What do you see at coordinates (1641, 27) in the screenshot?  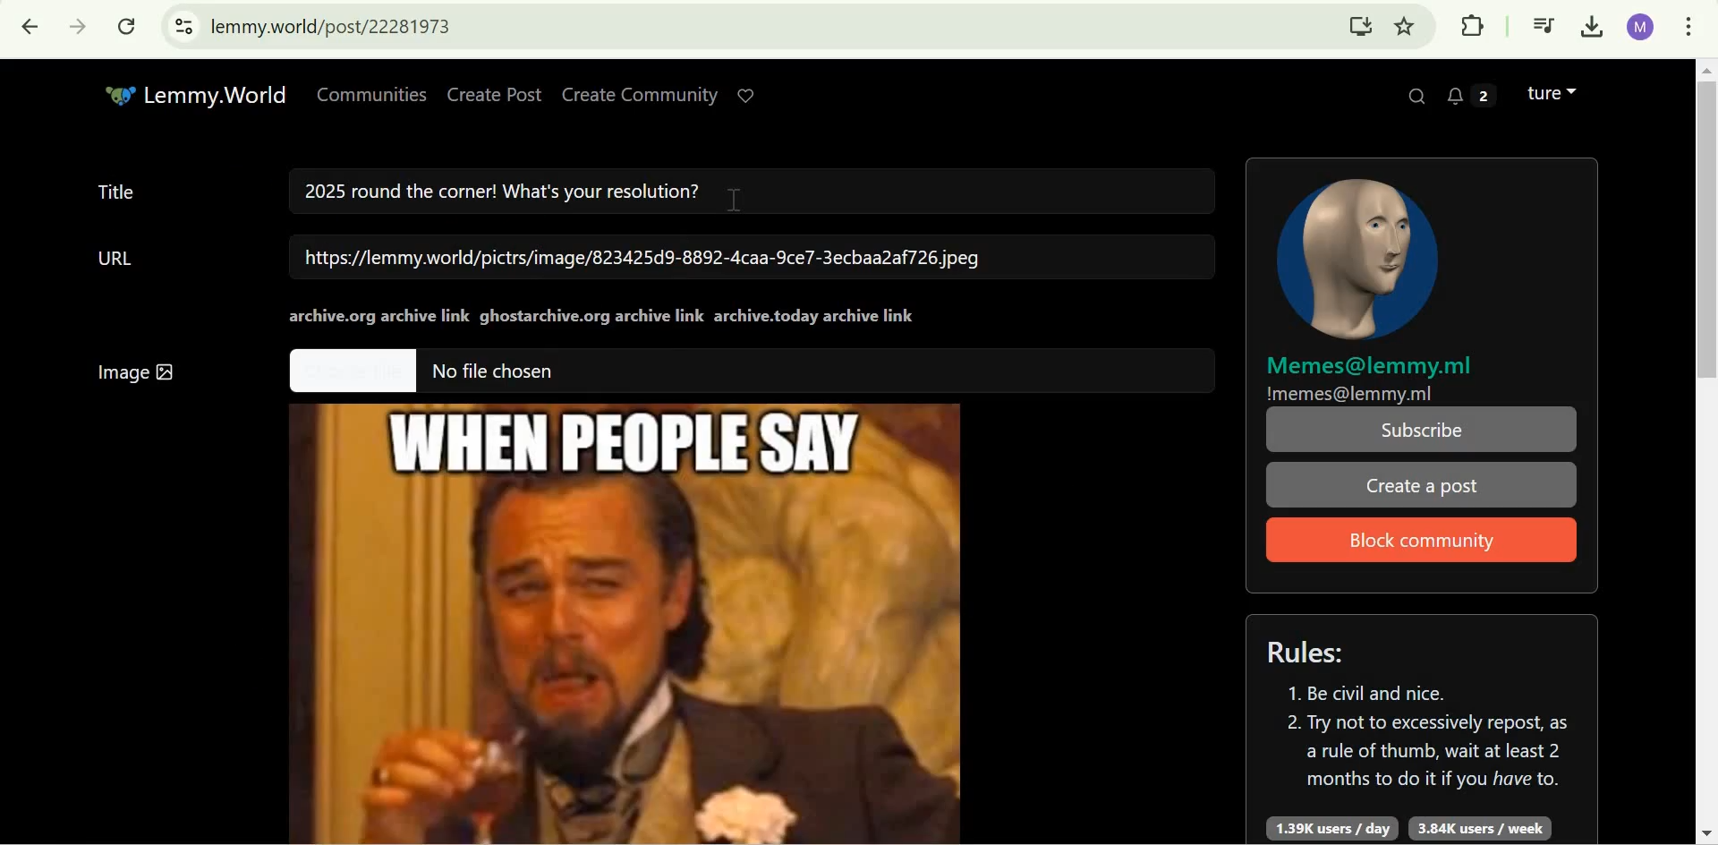 I see `Google account` at bounding box center [1641, 27].